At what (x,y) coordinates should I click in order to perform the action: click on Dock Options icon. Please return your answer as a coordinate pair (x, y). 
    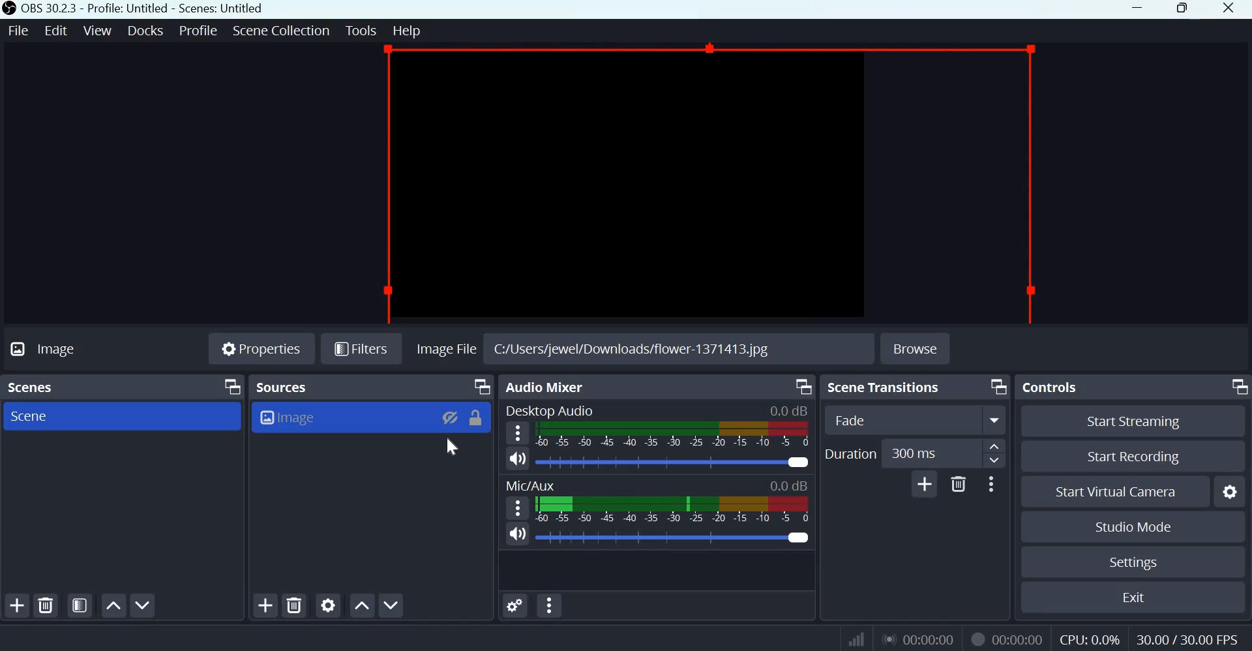
    Looking at the image, I should click on (803, 387).